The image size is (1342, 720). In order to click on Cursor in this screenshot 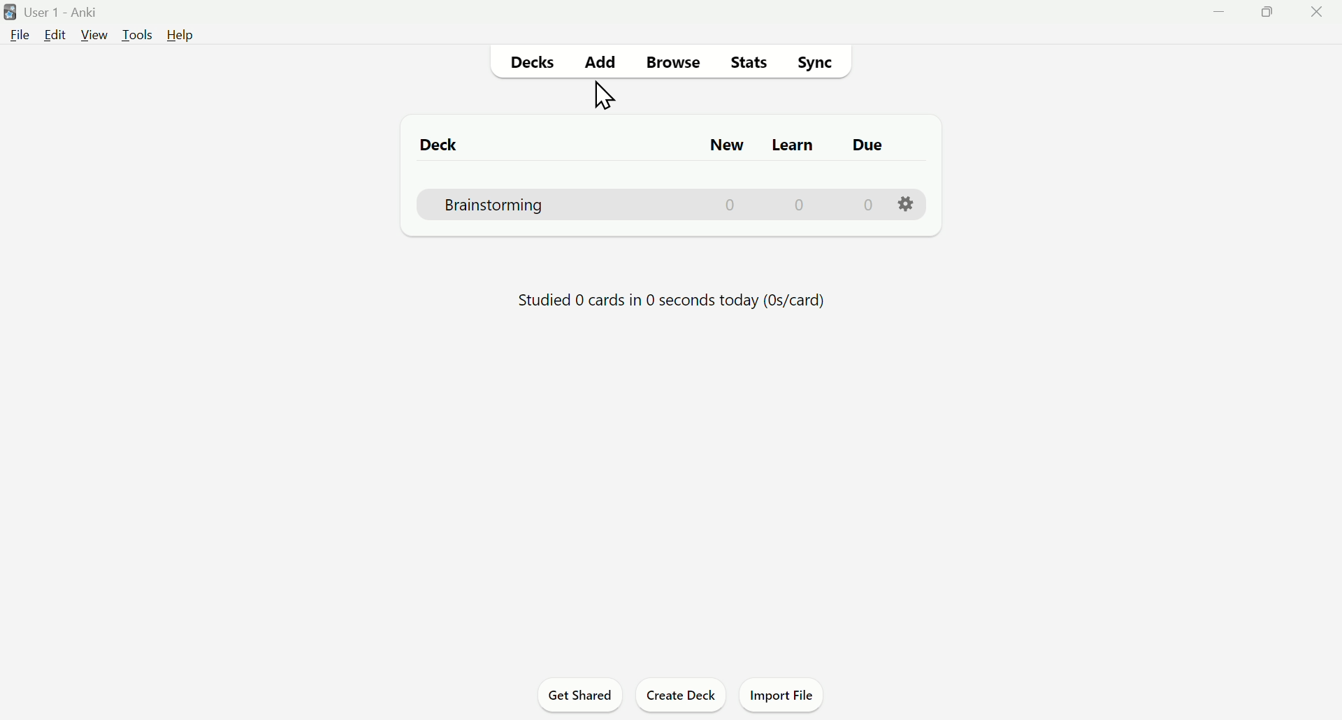, I will do `click(605, 94)`.